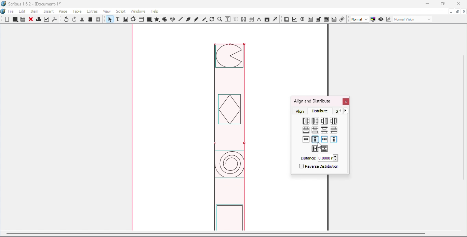 The width and height of the screenshot is (467, 237). Describe the element at coordinates (315, 121) in the screenshot. I see `Distribute centers equidistantly horizontally` at that location.